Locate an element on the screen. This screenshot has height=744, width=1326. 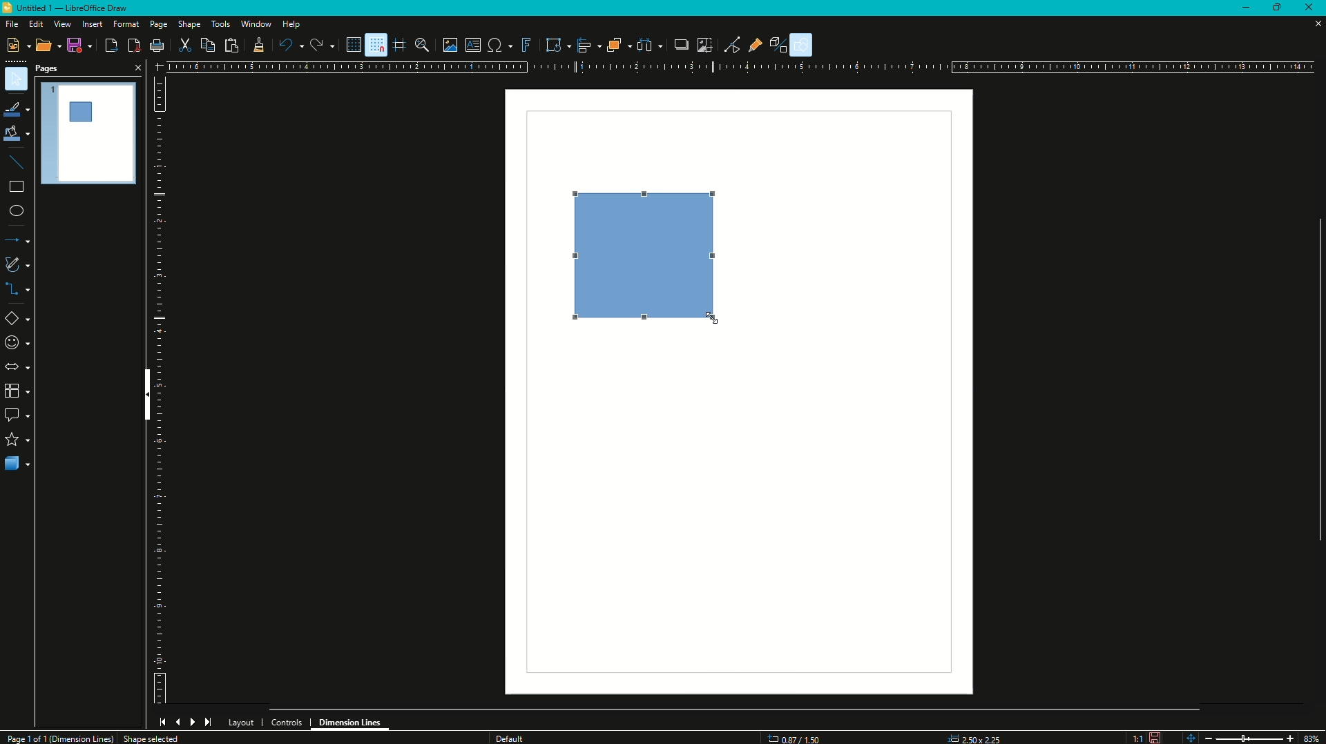
Close Sheet is located at coordinates (1312, 26).